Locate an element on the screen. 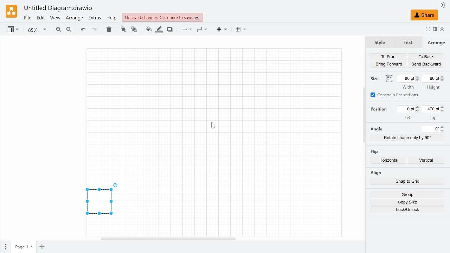 This screenshot has height=253, width=450. Lock/Unlock is located at coordinates (408, 210).